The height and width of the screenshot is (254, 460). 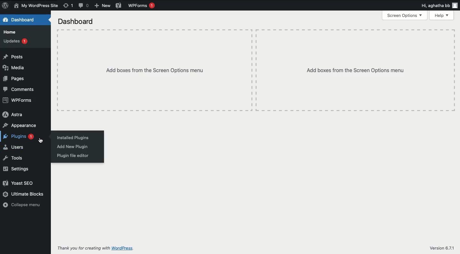 I want to click on Logo, so click(x=5, y=6).